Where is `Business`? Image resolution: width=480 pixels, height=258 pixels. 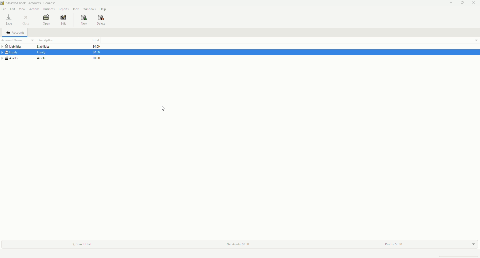 Business is located at coordinates (48, 8).